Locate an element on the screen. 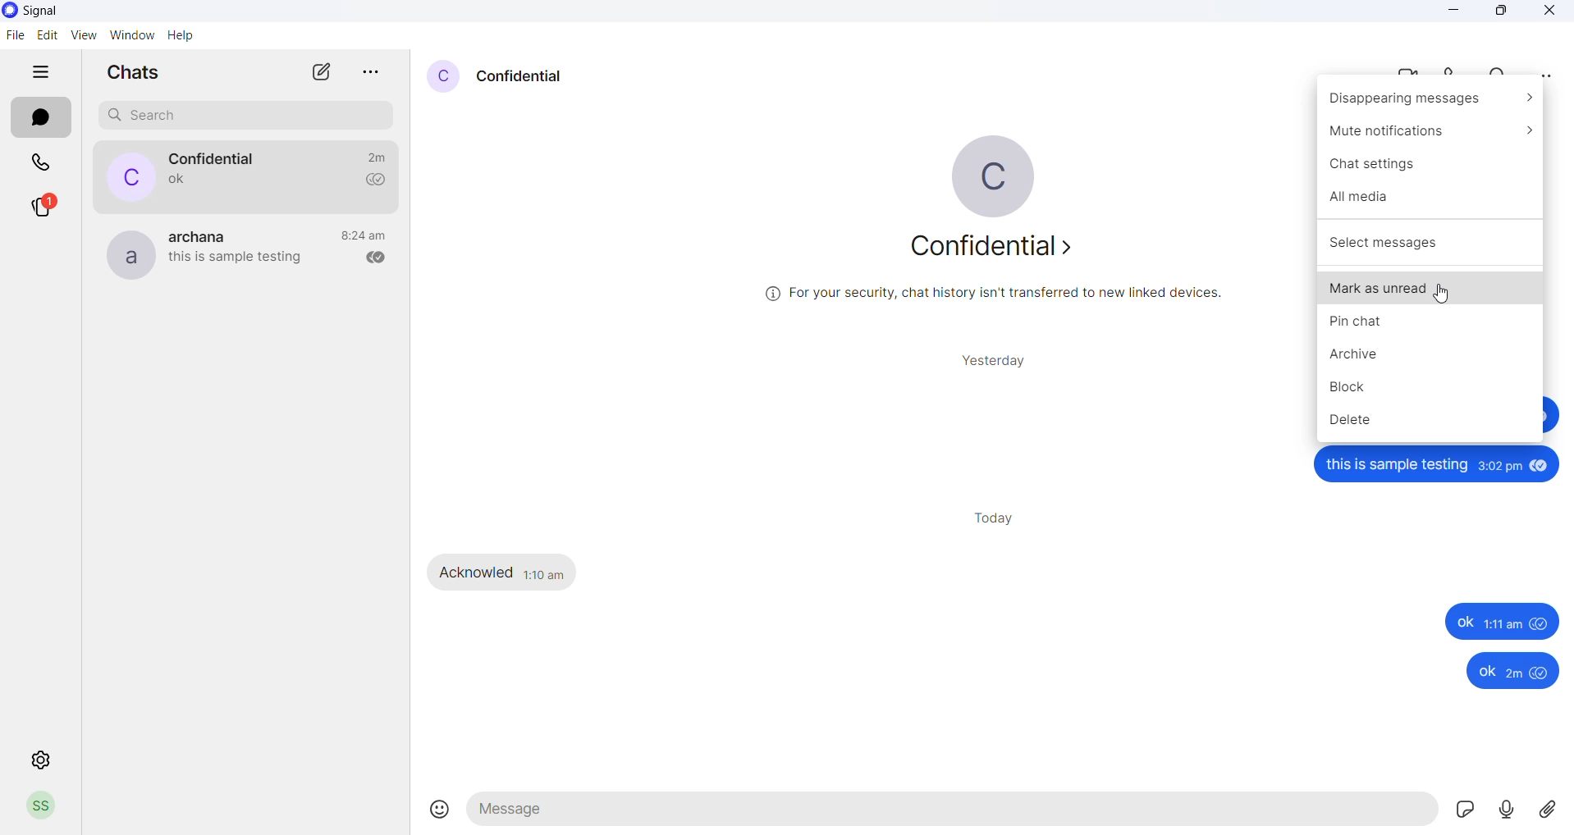 This screenshot has width=1574, height=835. video call is located at coordinates (1399, 70).